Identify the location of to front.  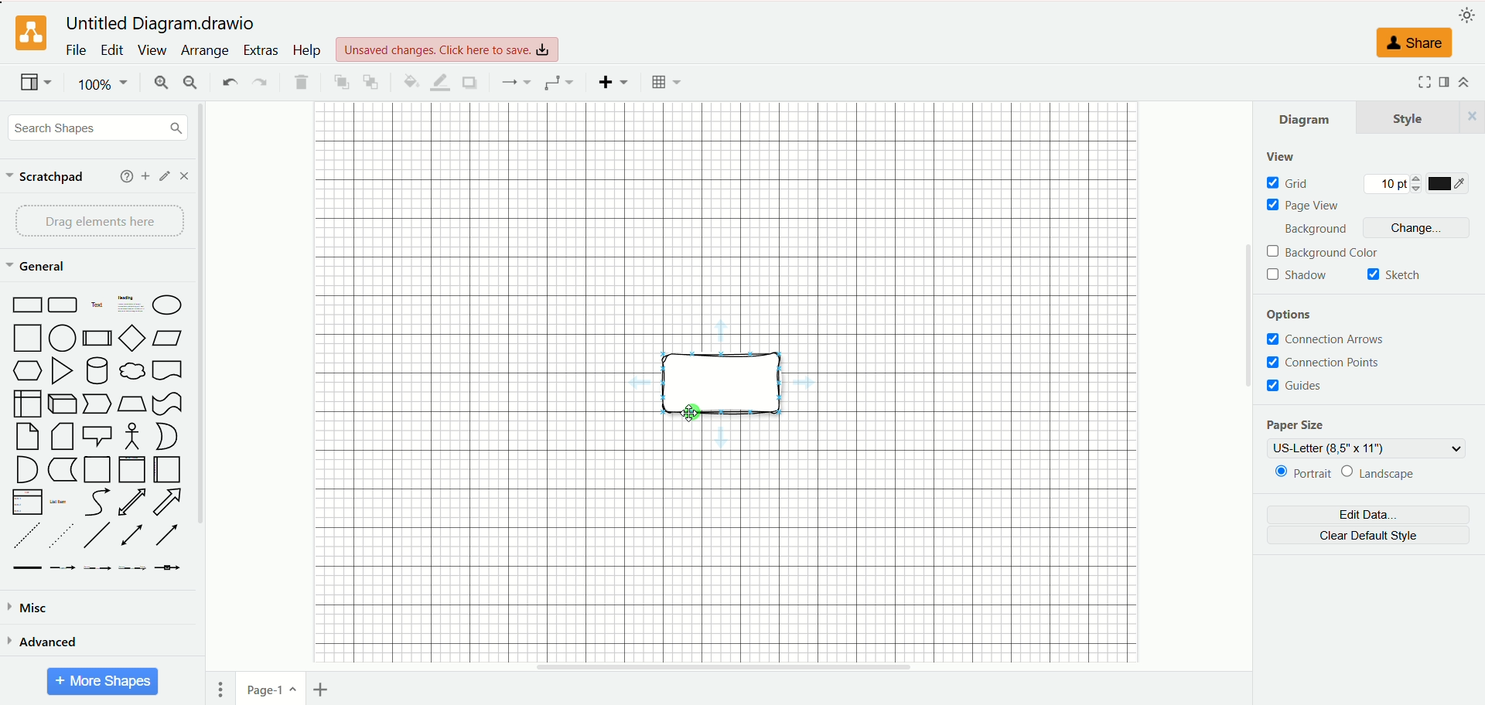
(343, 81).